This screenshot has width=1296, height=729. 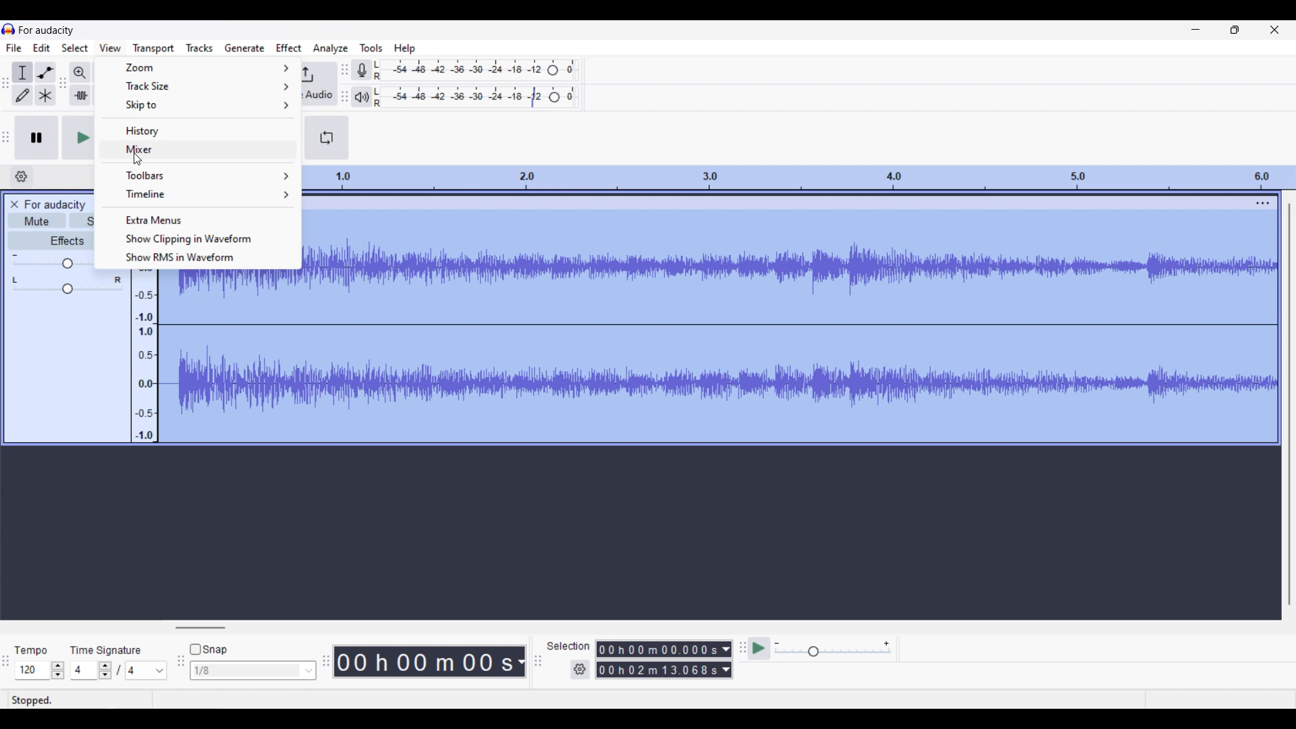 I want to click on Share audio, so click(x=319, y=84).